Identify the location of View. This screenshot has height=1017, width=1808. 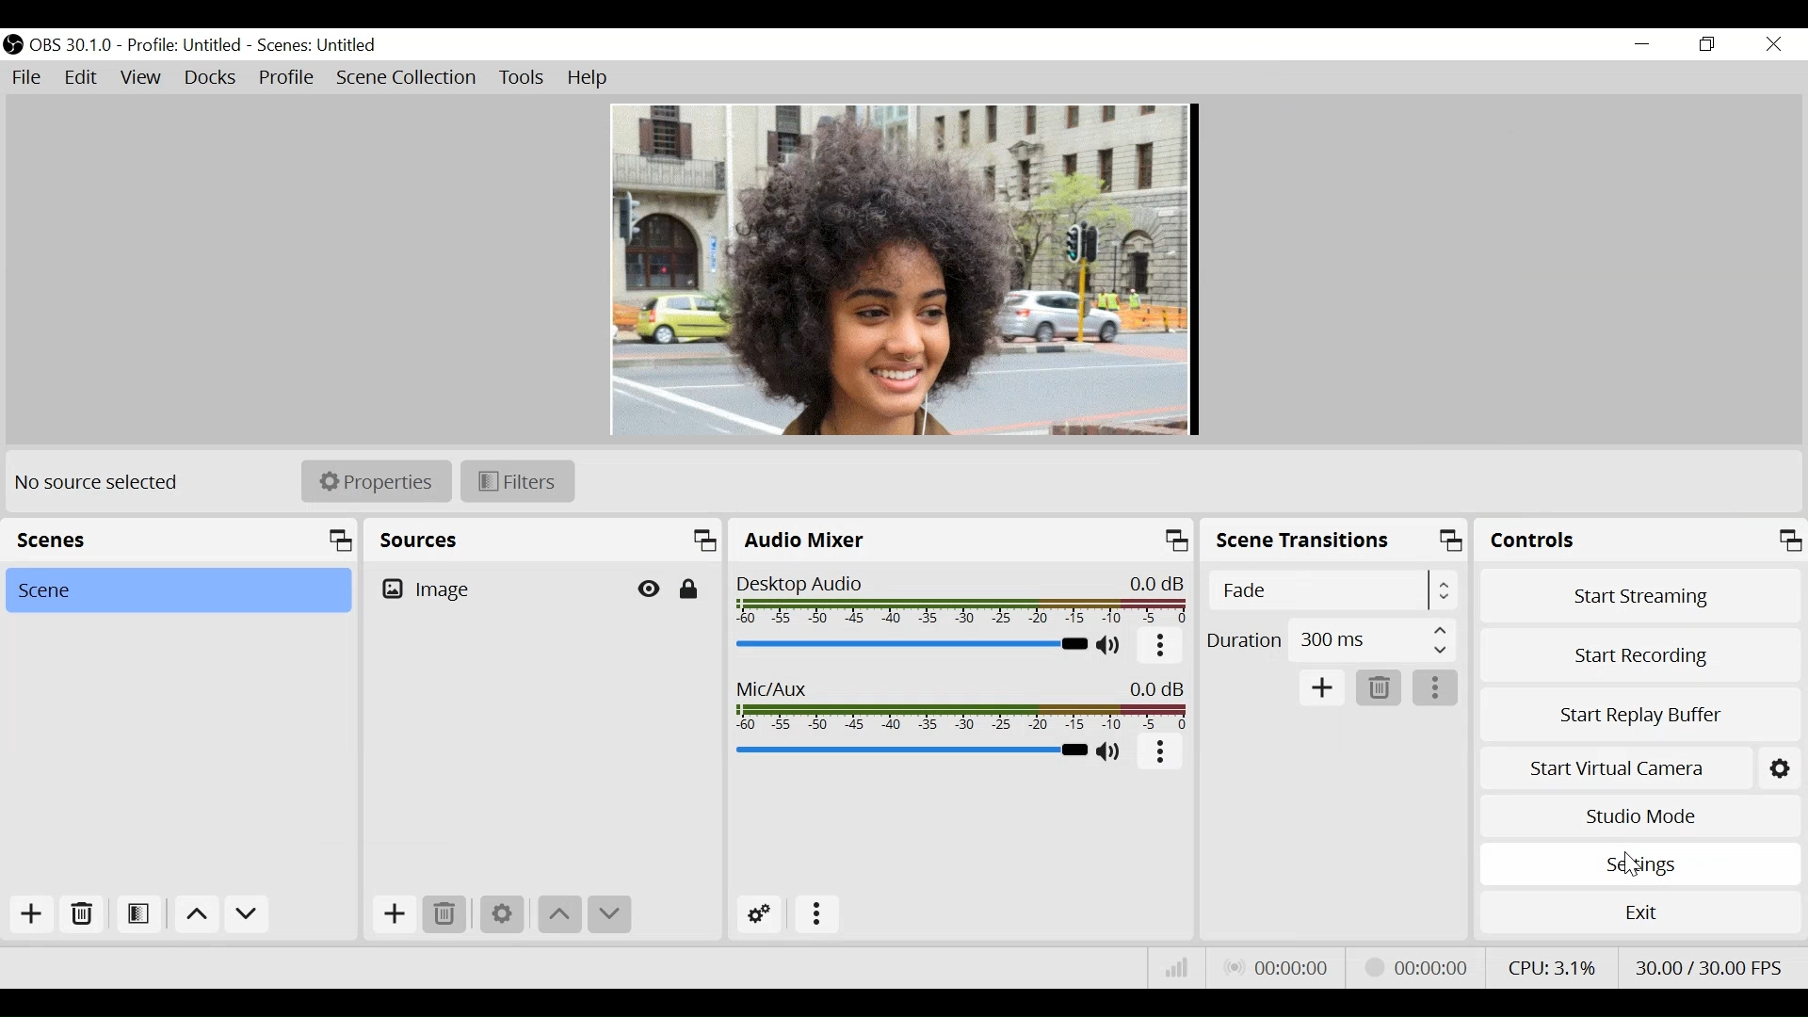
(142, 77).